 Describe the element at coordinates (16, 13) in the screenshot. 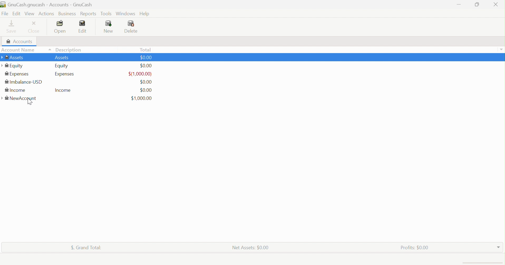

I see `Edit` at that location.